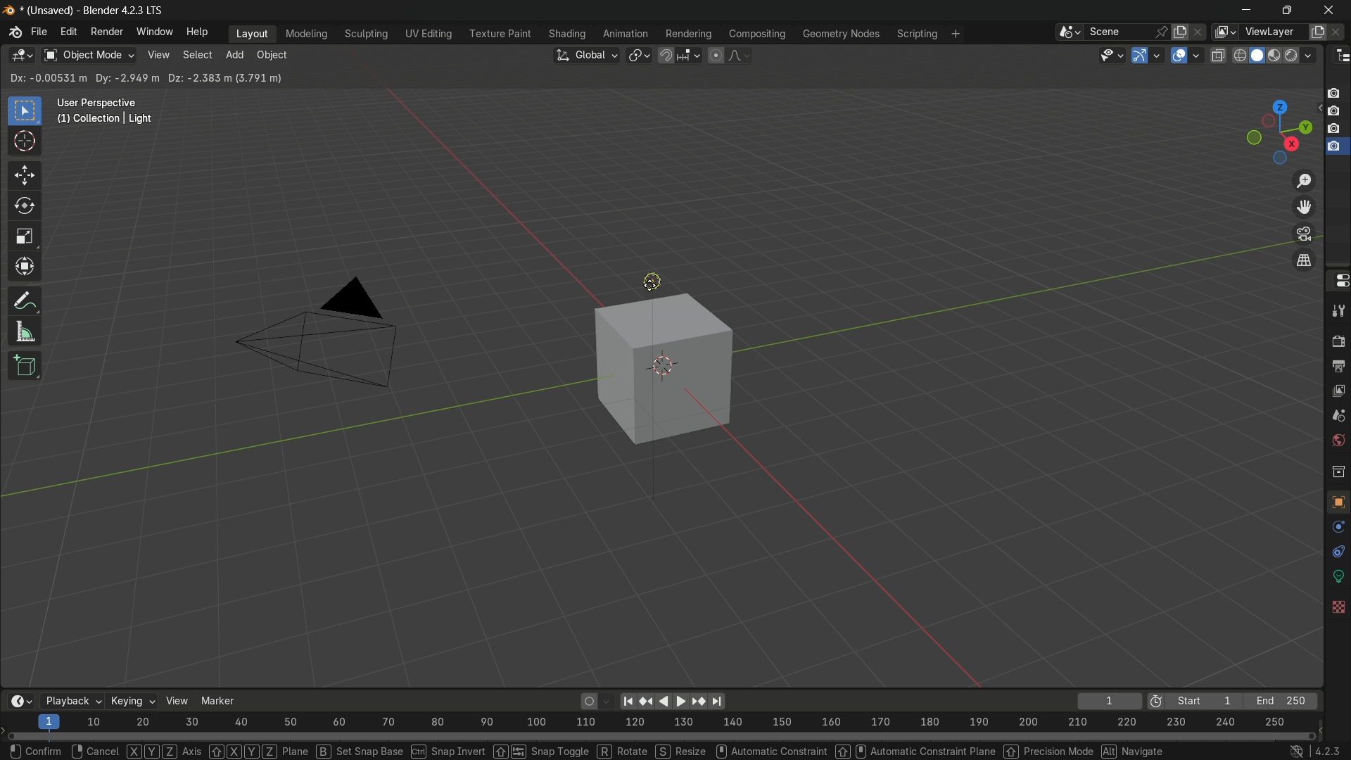 The height and width of the screenshot is (760, 1351). I want to click on select, so click(196, 56).